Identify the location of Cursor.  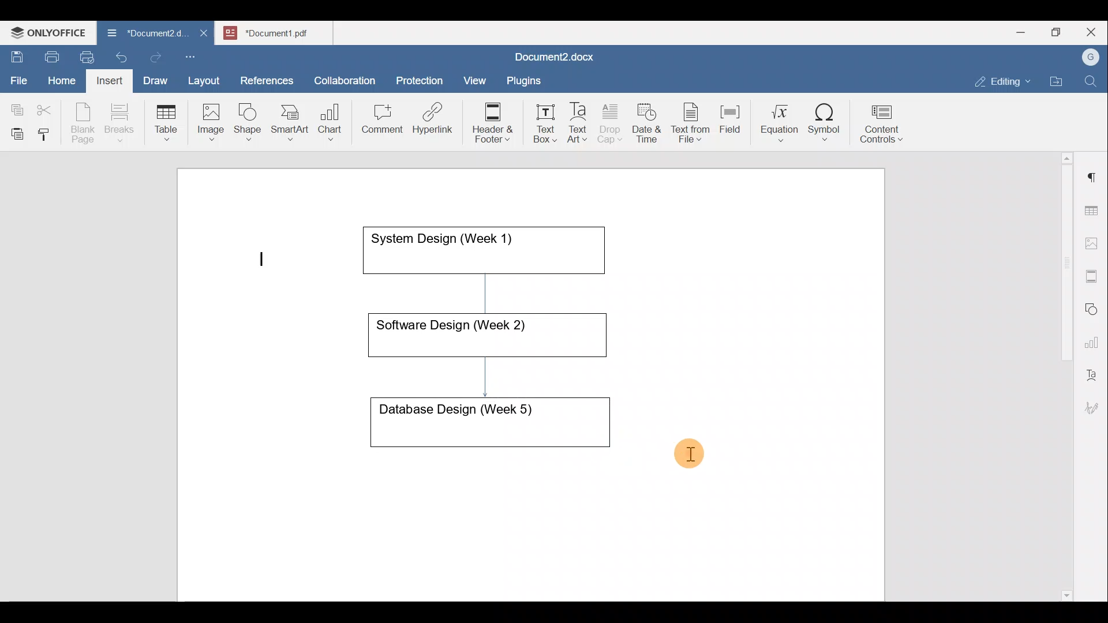
(688, 449).